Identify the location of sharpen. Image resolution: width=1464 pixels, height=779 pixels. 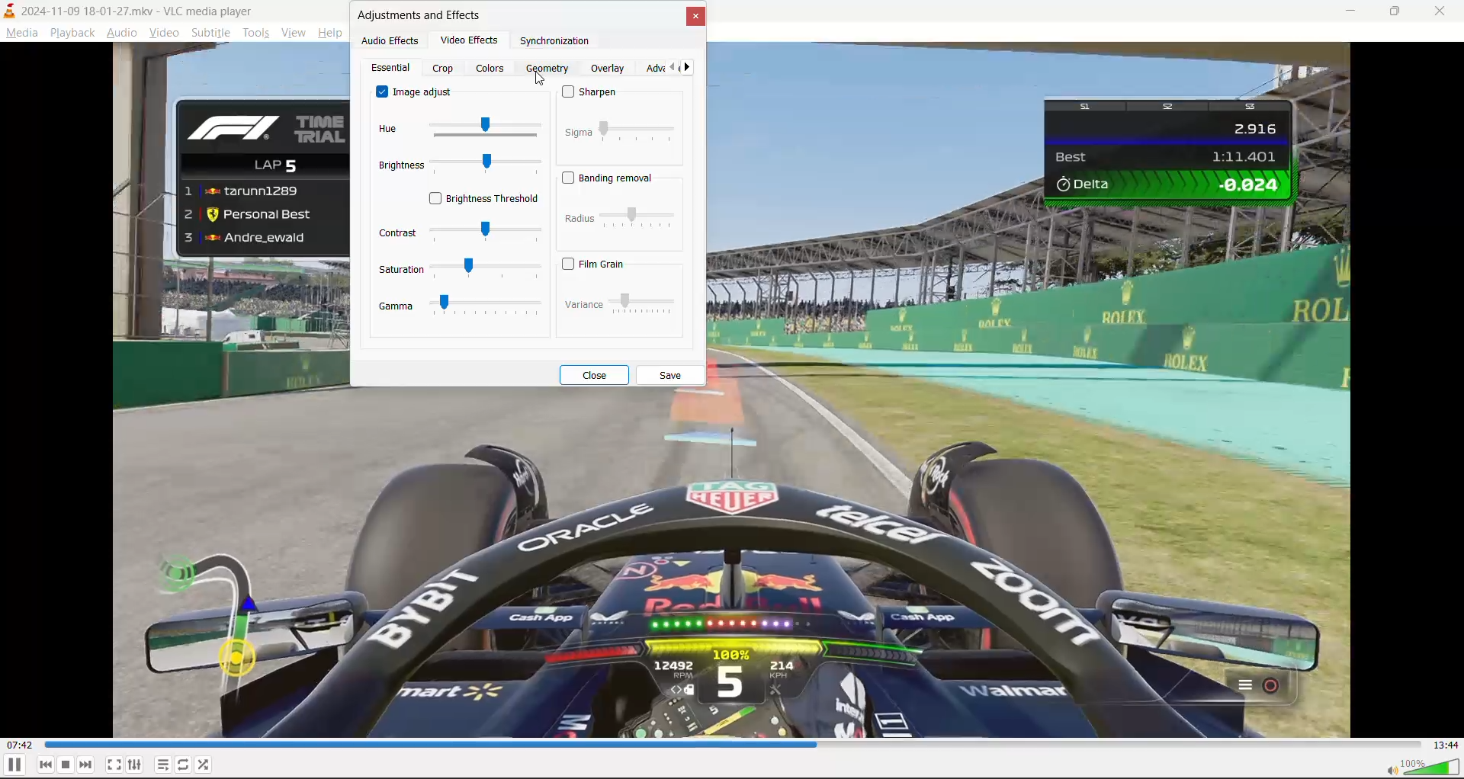
(598, 95).